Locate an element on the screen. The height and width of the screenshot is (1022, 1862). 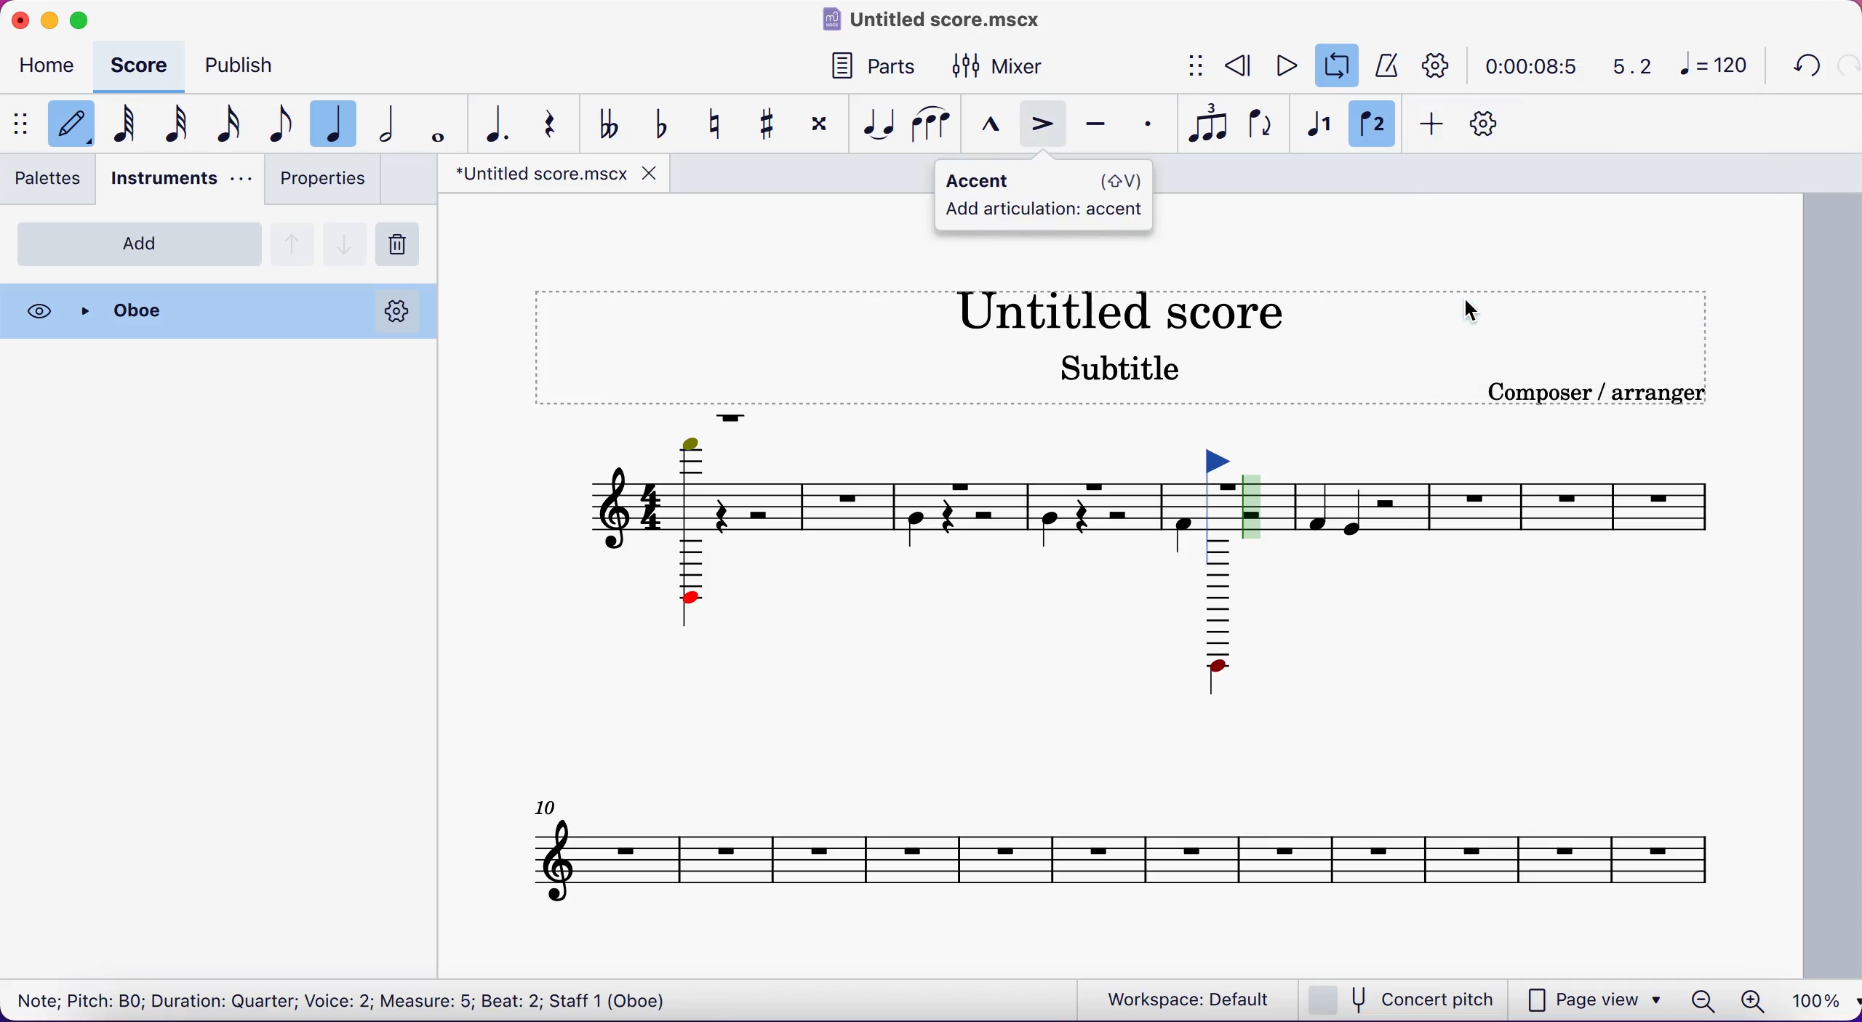
toggle double flat is located at coordinates (610, 124).